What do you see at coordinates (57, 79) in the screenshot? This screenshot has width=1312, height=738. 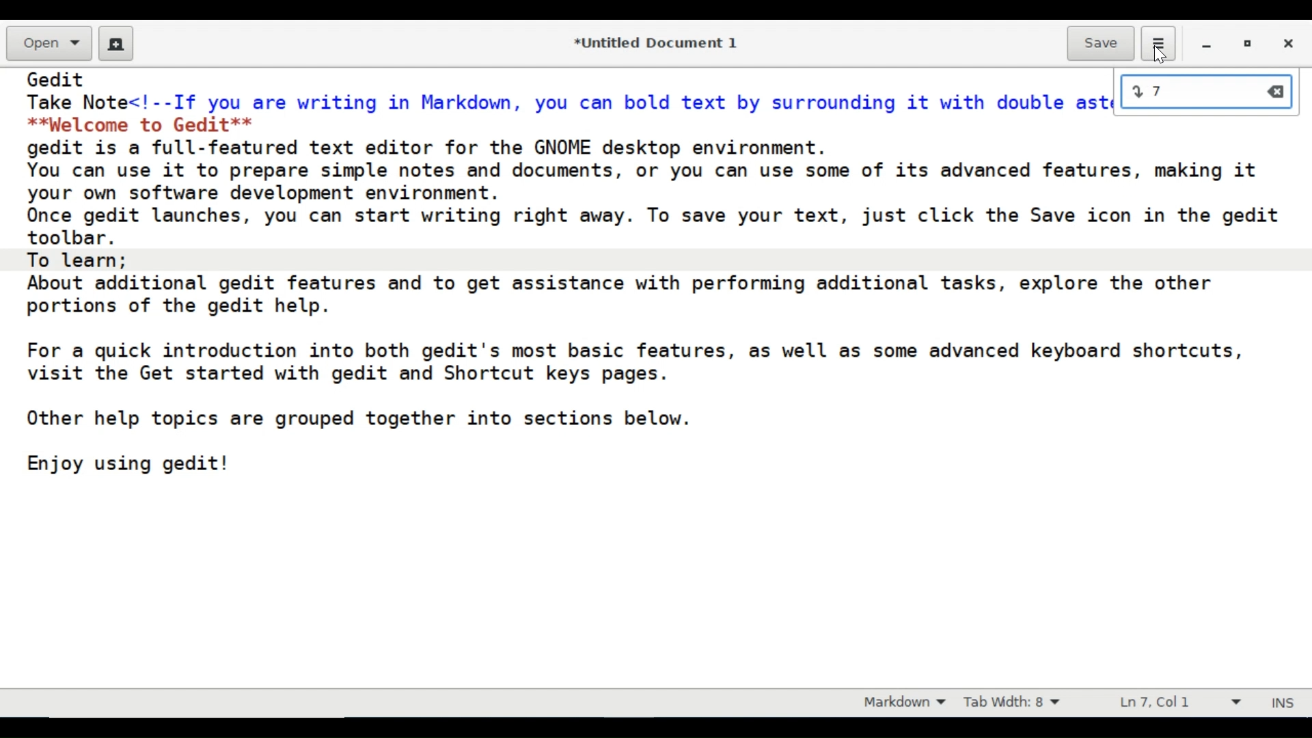 I see `Gedit` at bounding box center [57, 79].